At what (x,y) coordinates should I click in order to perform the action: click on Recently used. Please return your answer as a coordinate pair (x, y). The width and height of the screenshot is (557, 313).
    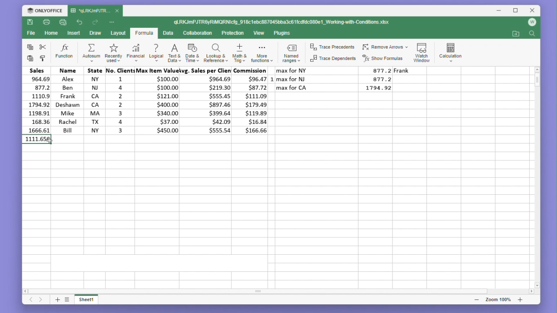
    Looking at the image, I should click on (112, 52).